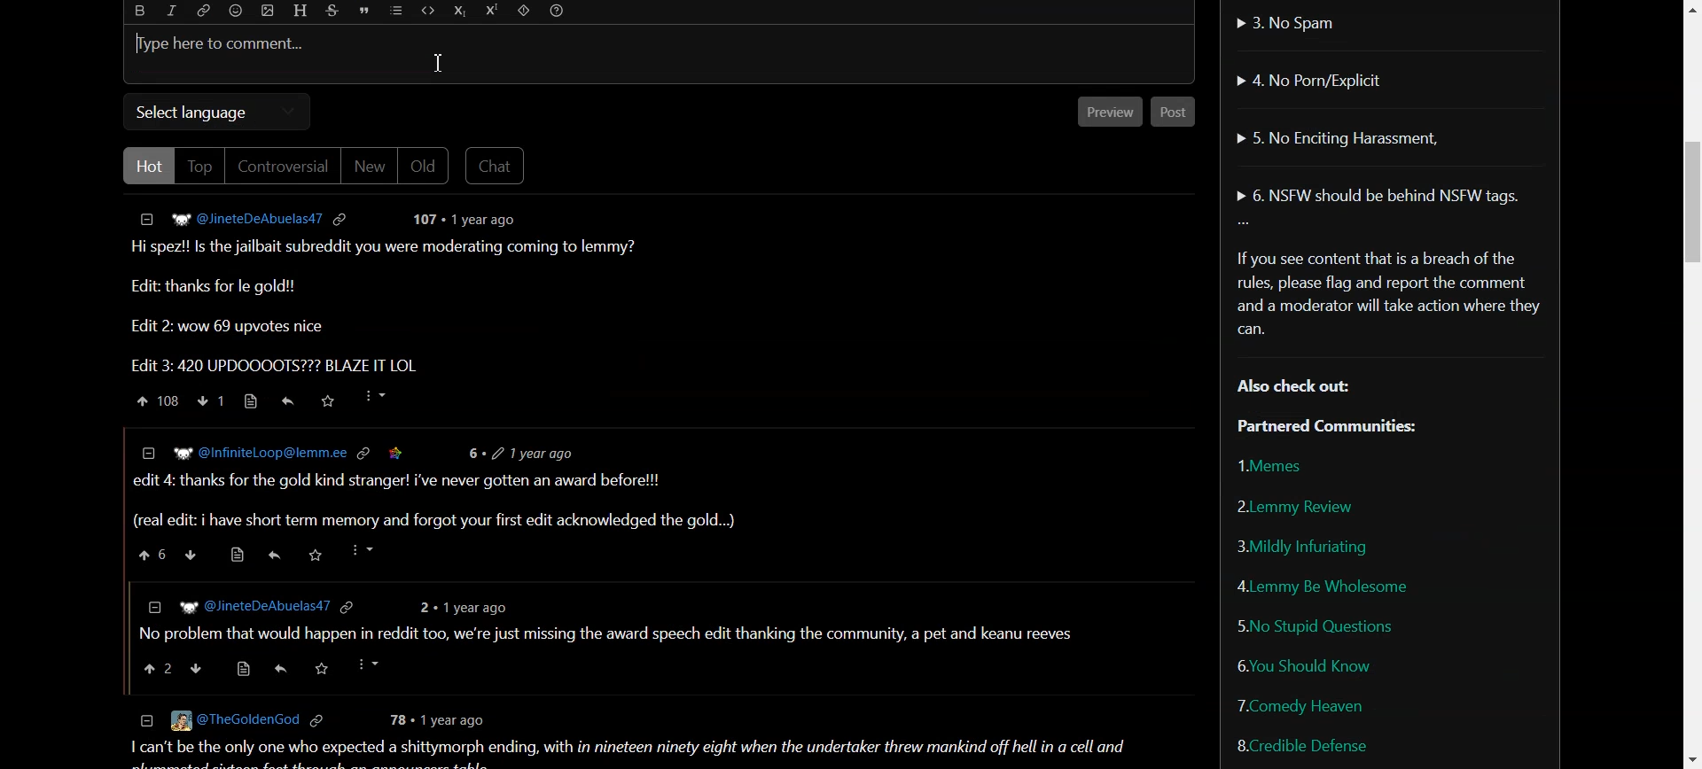  What do you see at coordinates (438, 63) in the screenshot?
I see `Text Cursor` at bounding box center [438, 63].